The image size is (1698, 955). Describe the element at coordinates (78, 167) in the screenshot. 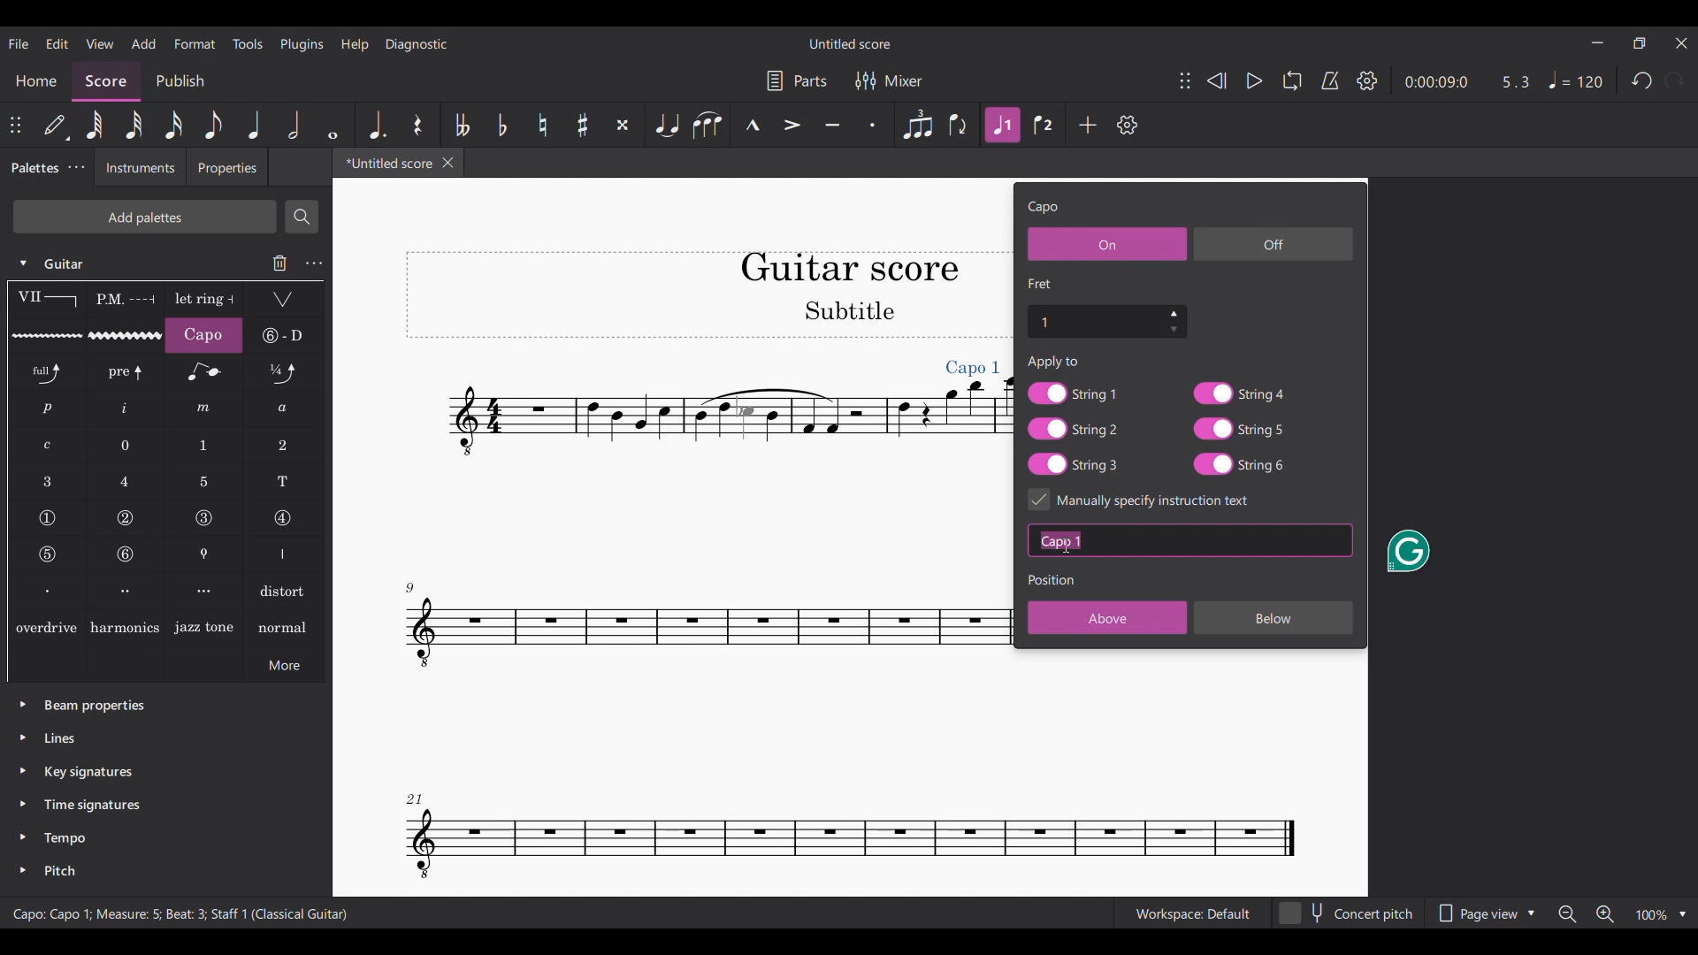

I see `Palette tab settings` at that location.